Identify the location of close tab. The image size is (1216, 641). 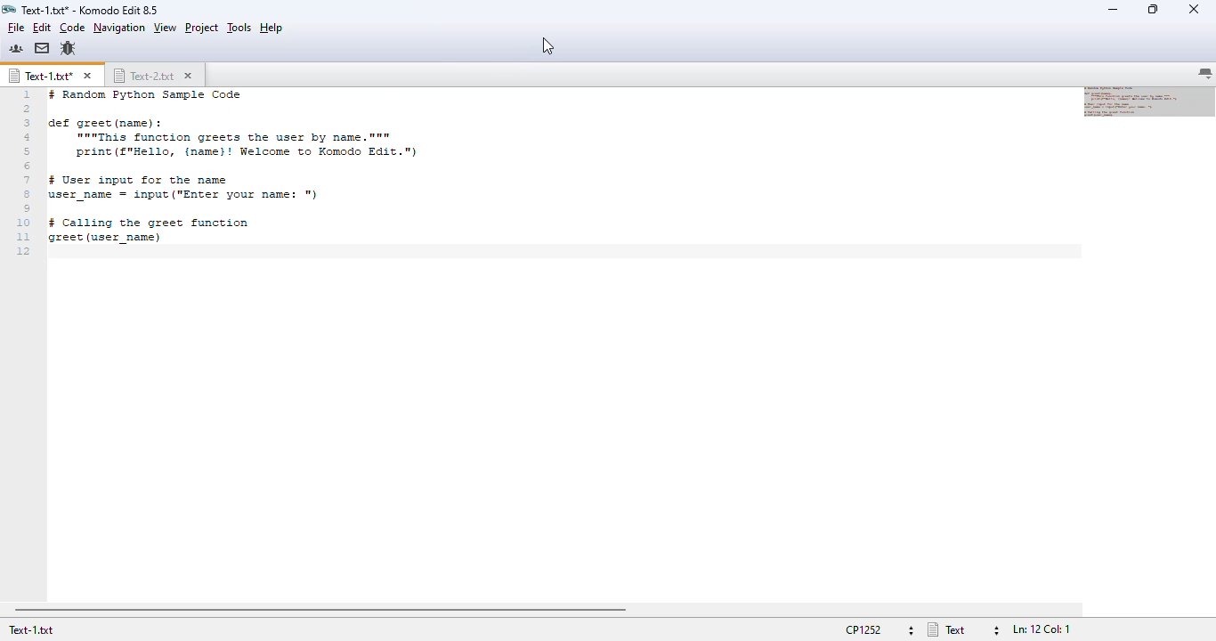
(86, 76).